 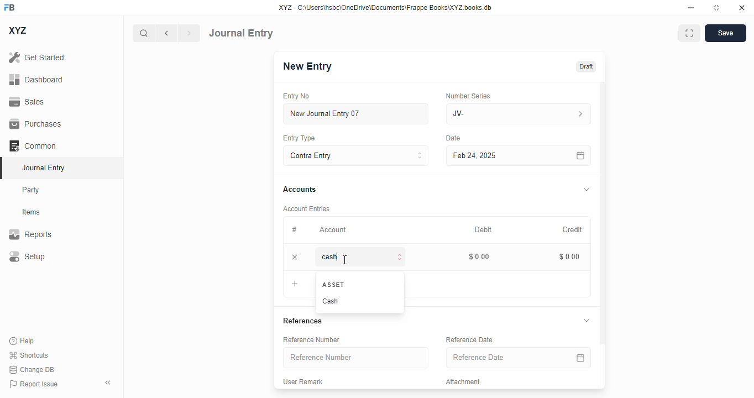 I want to click on party, so click(x=32, y=190).